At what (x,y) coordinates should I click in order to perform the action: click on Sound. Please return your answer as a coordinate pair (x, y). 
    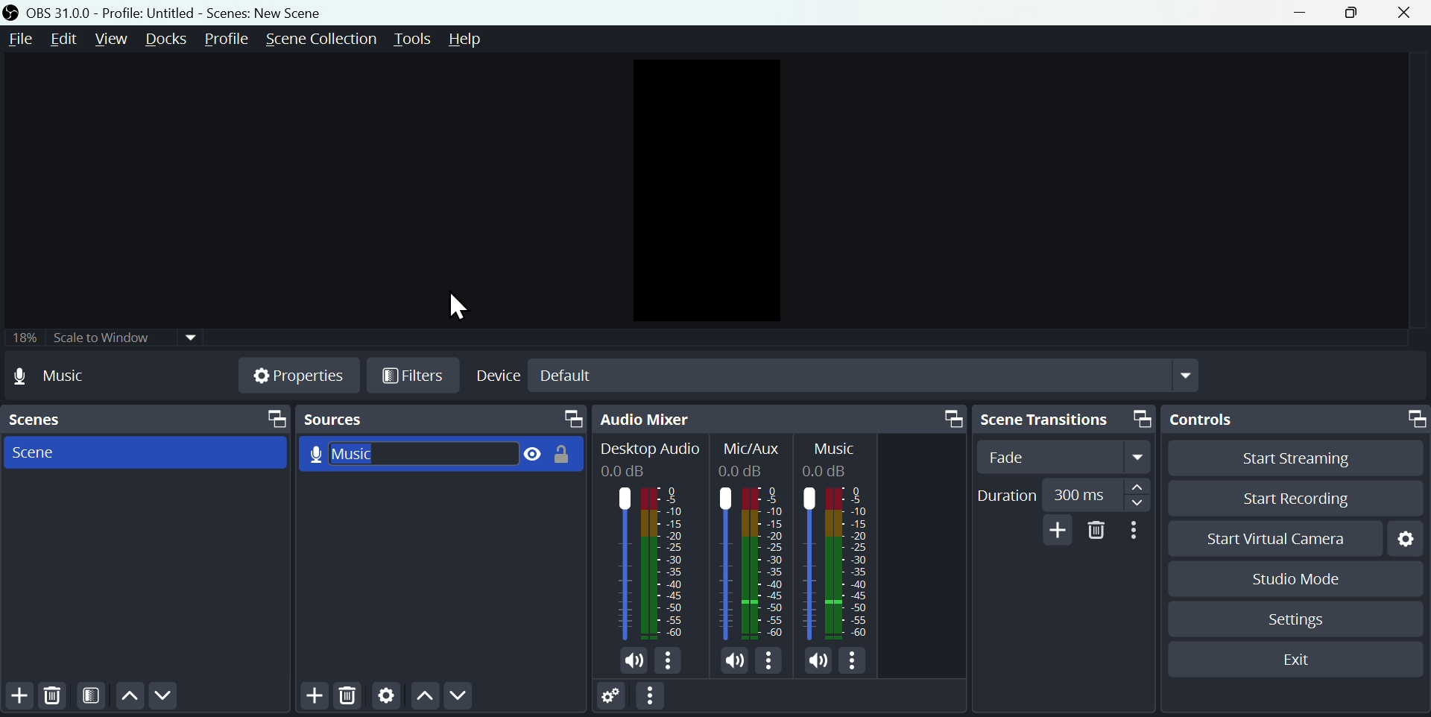
    Looking at the image, I should click on (735, 661).